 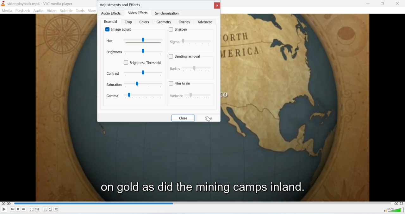 What do you see at coordinates (4, 209) in the screenshot?
I see `Play/Pause` at bounding box center [4, 209].